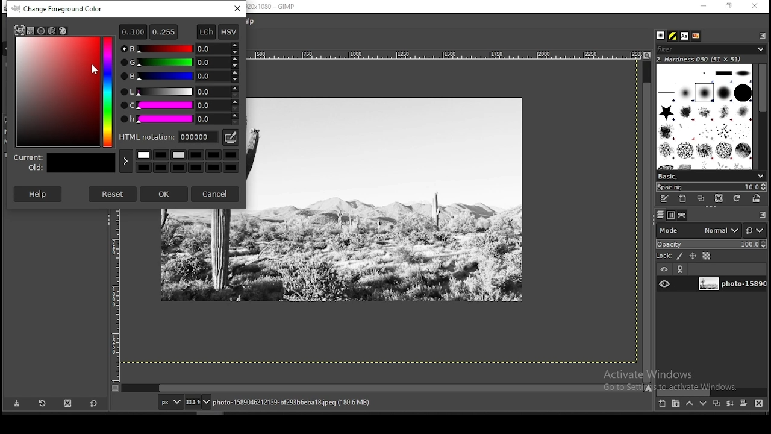  Describe the element at coordinates (754, 231) in the screenshot. I see `switch to other modes` at that location.